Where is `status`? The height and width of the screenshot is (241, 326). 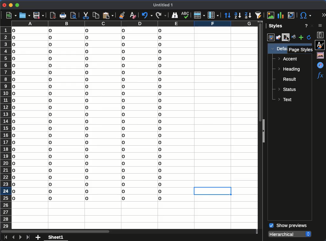
status is located at coordinates (288, 89).